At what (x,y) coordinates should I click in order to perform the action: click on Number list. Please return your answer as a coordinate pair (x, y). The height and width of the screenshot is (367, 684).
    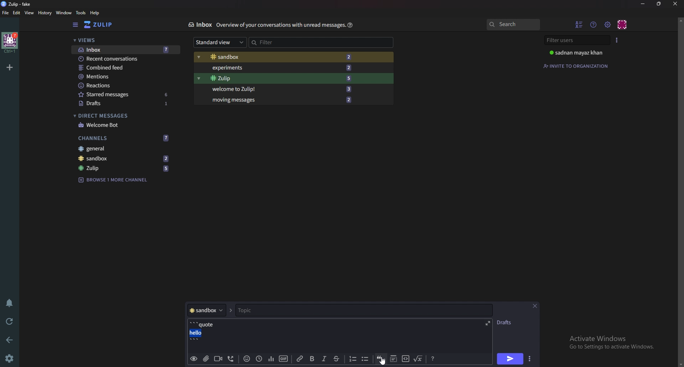
    Looking at the image, I should click on (353, 358).